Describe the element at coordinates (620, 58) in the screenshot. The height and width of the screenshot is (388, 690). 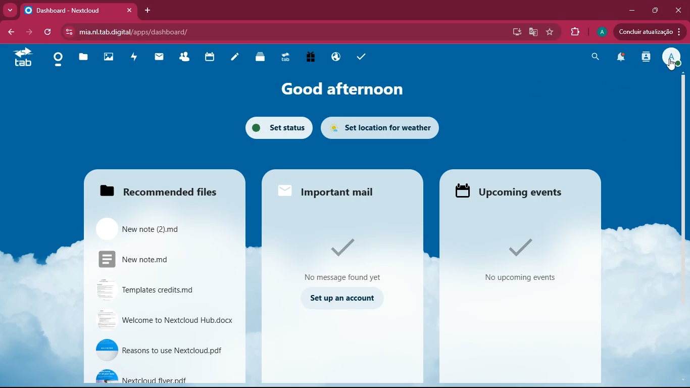
I see `notifications` at that location.